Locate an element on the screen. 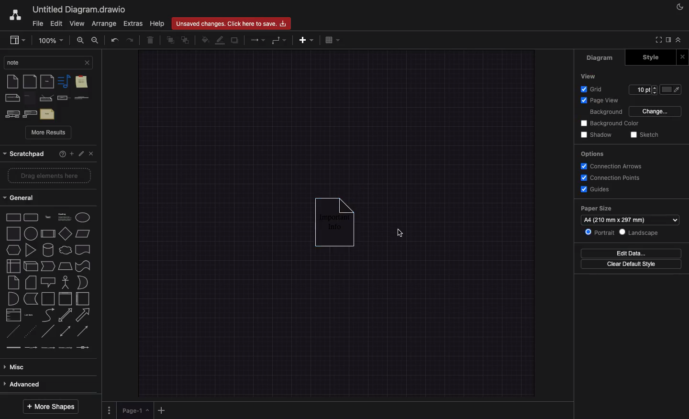 The image size is (689, 419). paralellogram is located at coordinates (84, 233).